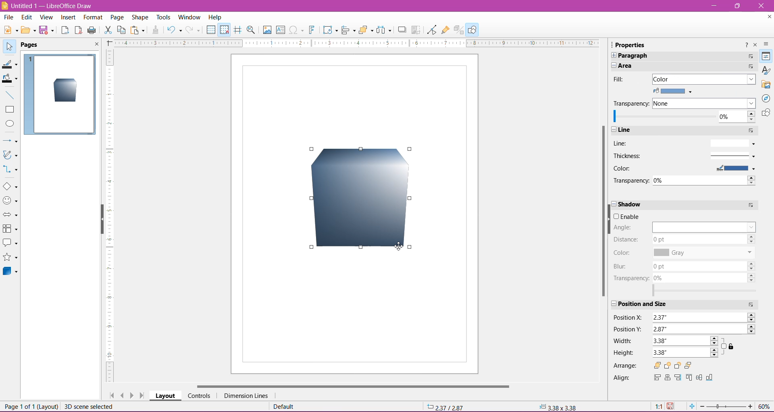  What do you see at coordinates (734, 169) in the screenshot?
I see `Select Line Color` at bounding box center [734, 169].